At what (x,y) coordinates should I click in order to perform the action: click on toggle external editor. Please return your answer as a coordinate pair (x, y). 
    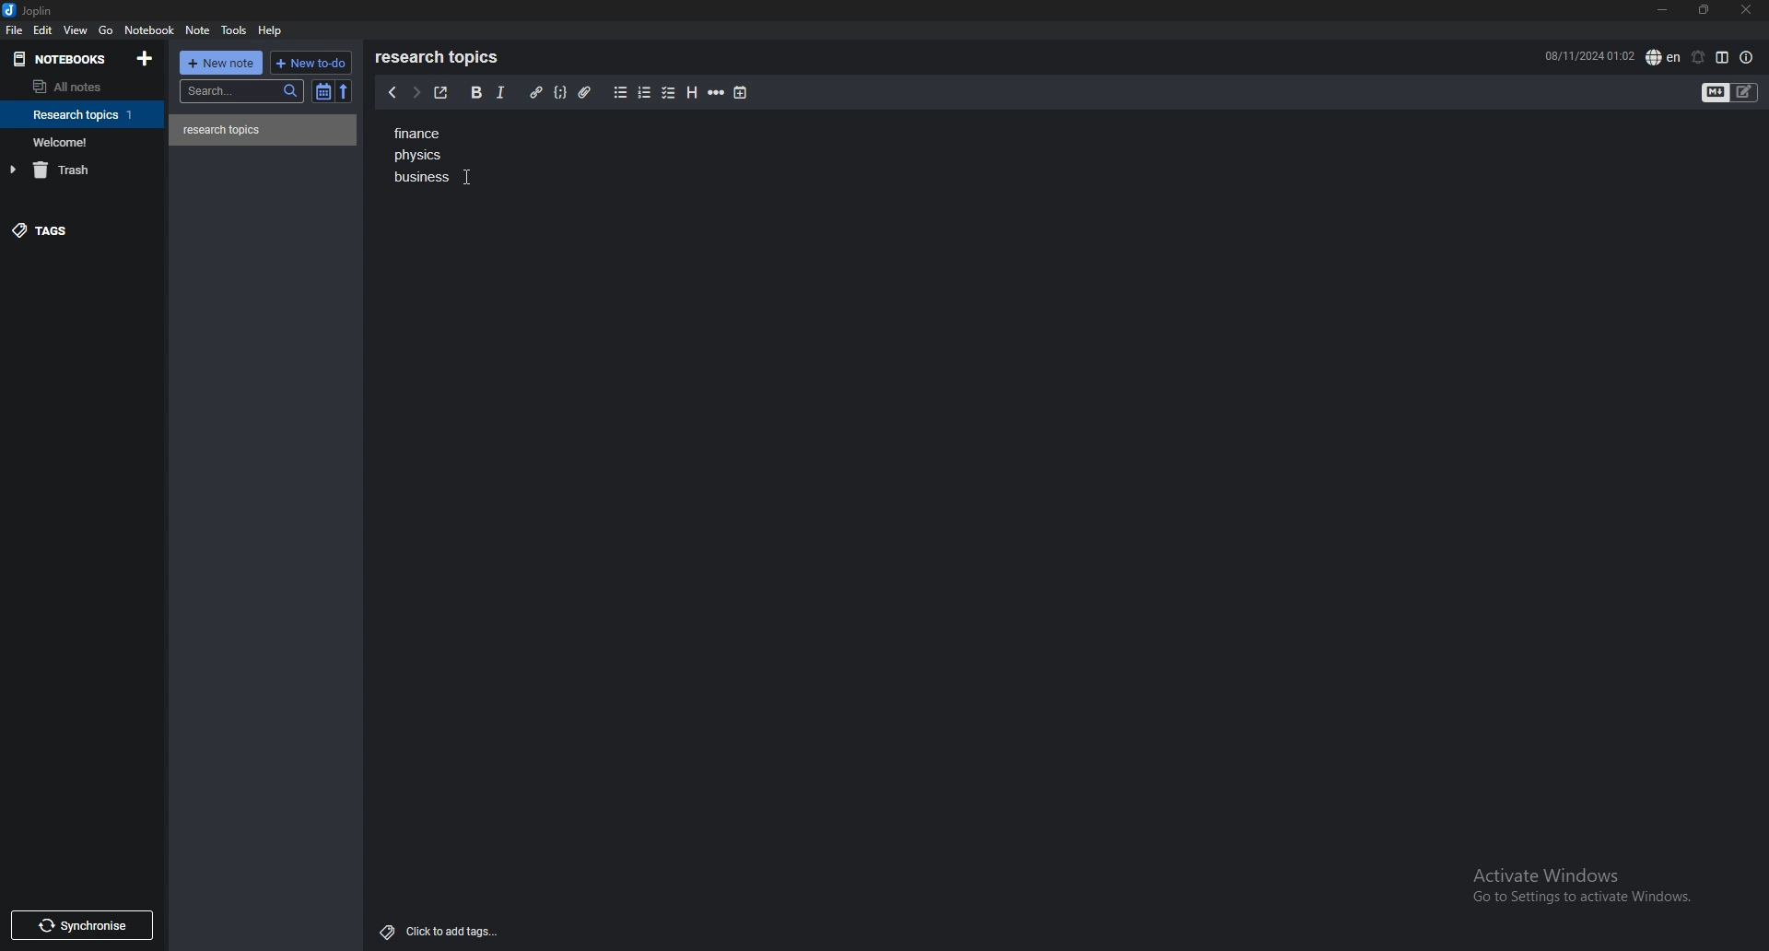
    Looking at the image, I should click on (439, 93).